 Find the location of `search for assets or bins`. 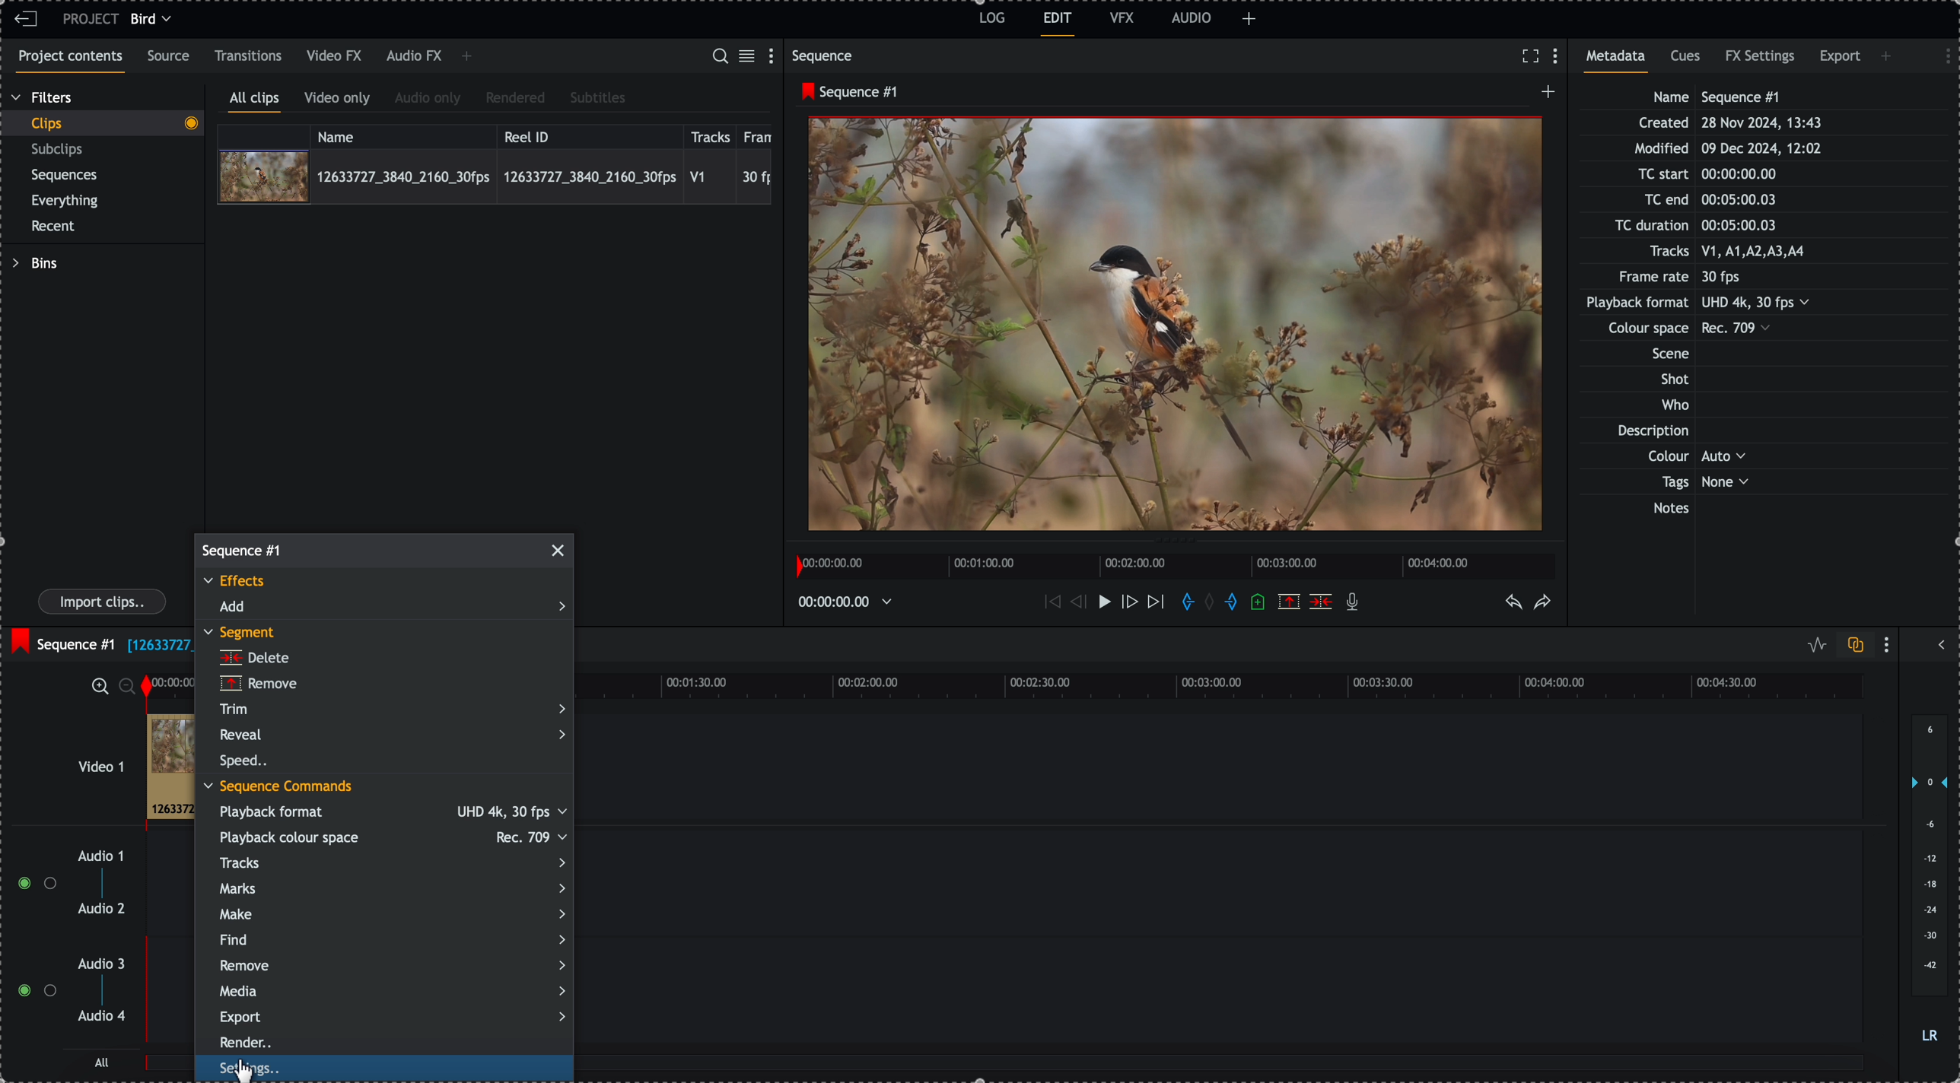

search for assets or bins is located at coordinates (719, 57).